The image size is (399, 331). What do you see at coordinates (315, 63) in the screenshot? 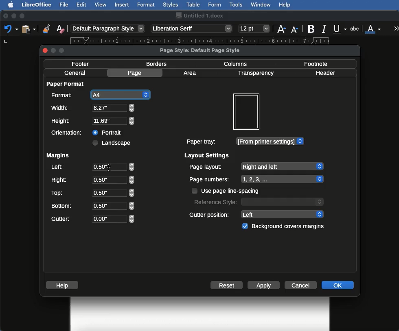
I see `Footnote` at bounding box center [315, 63].